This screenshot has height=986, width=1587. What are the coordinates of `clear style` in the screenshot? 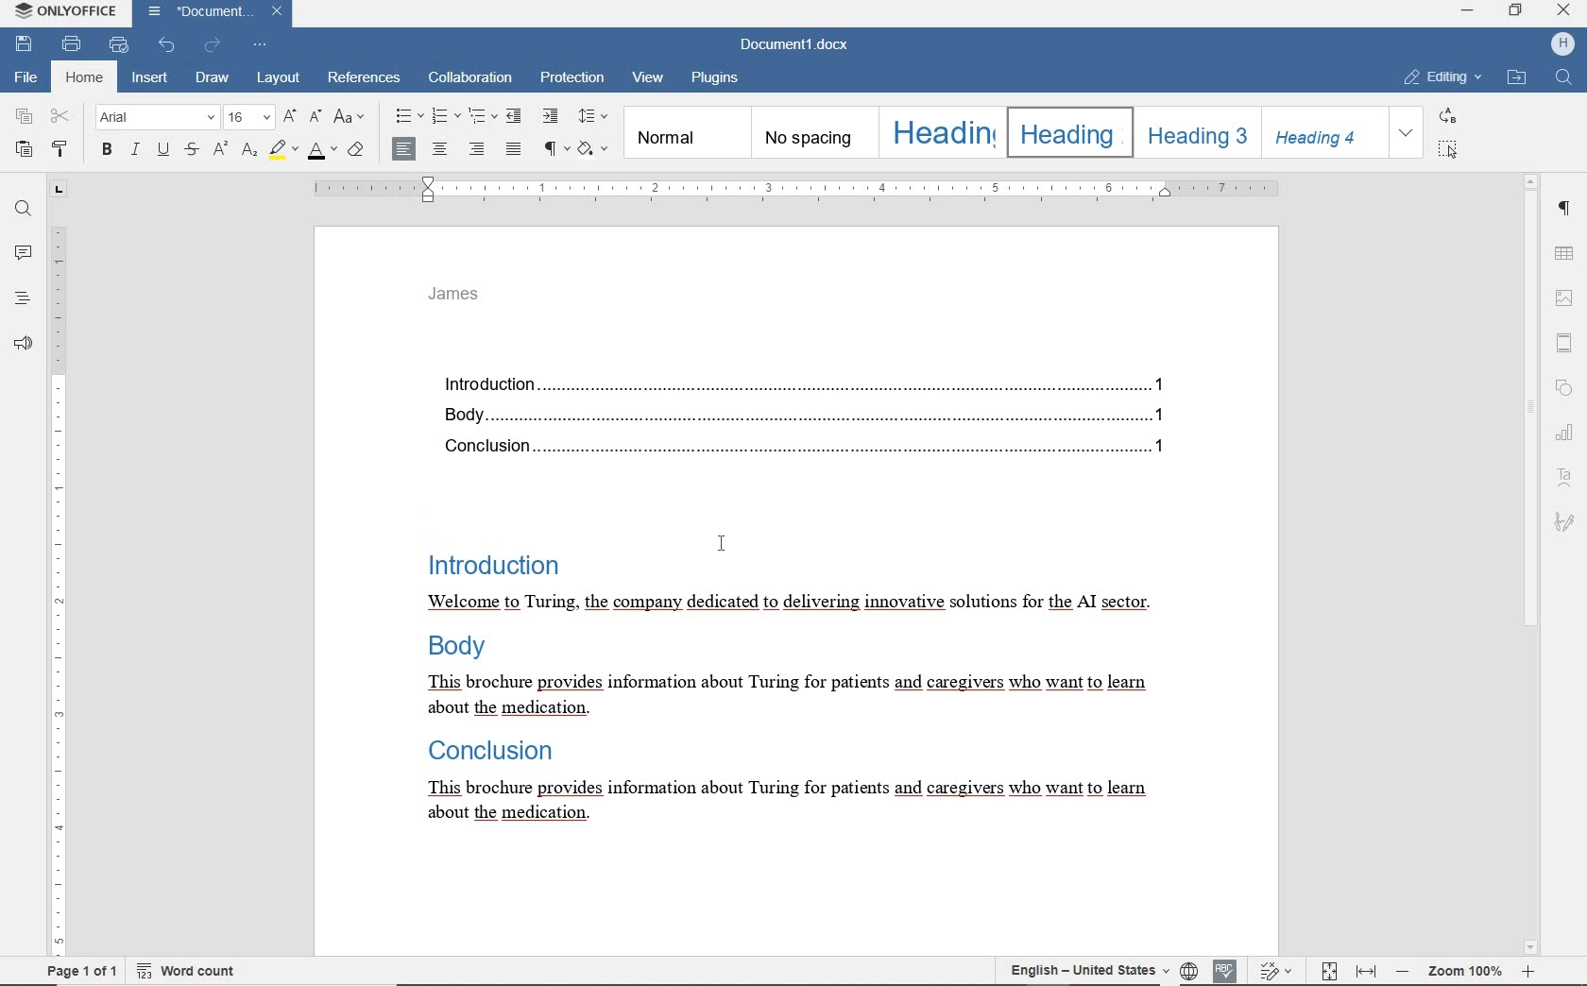 It's located at (358, 150).